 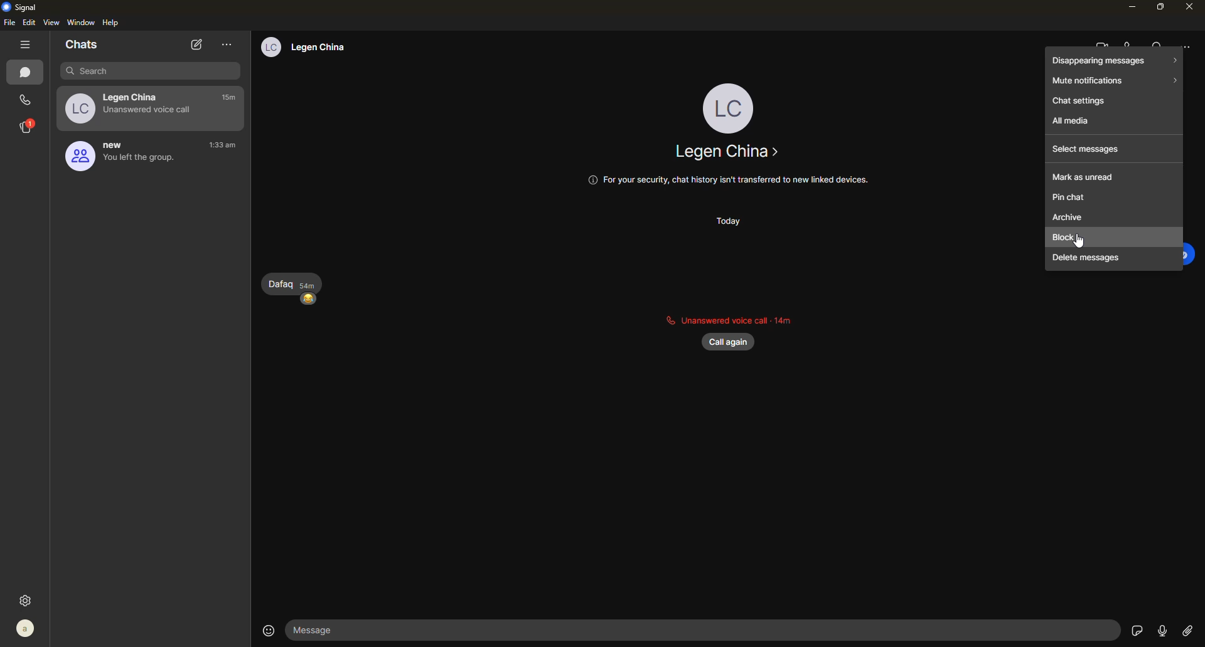 What do you see at coordinates (287, 282) in the screenshot?
I see `Dafaq sam` at bounding box center [287, 282].